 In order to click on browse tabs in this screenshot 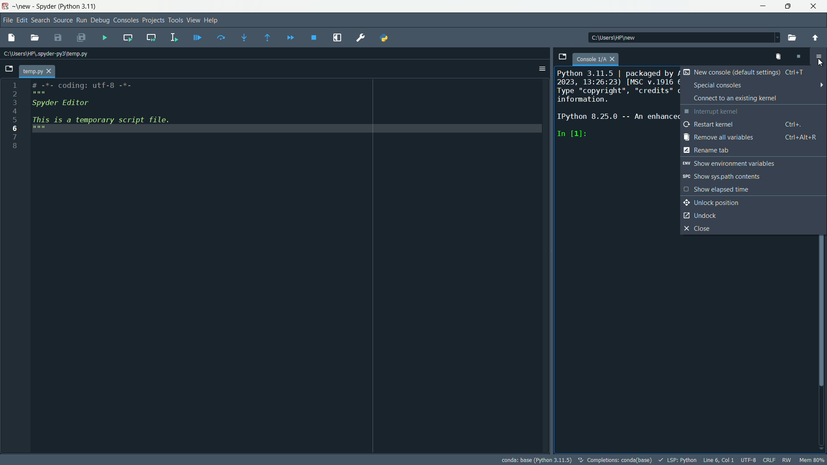, I will do `click(563, 57)`.